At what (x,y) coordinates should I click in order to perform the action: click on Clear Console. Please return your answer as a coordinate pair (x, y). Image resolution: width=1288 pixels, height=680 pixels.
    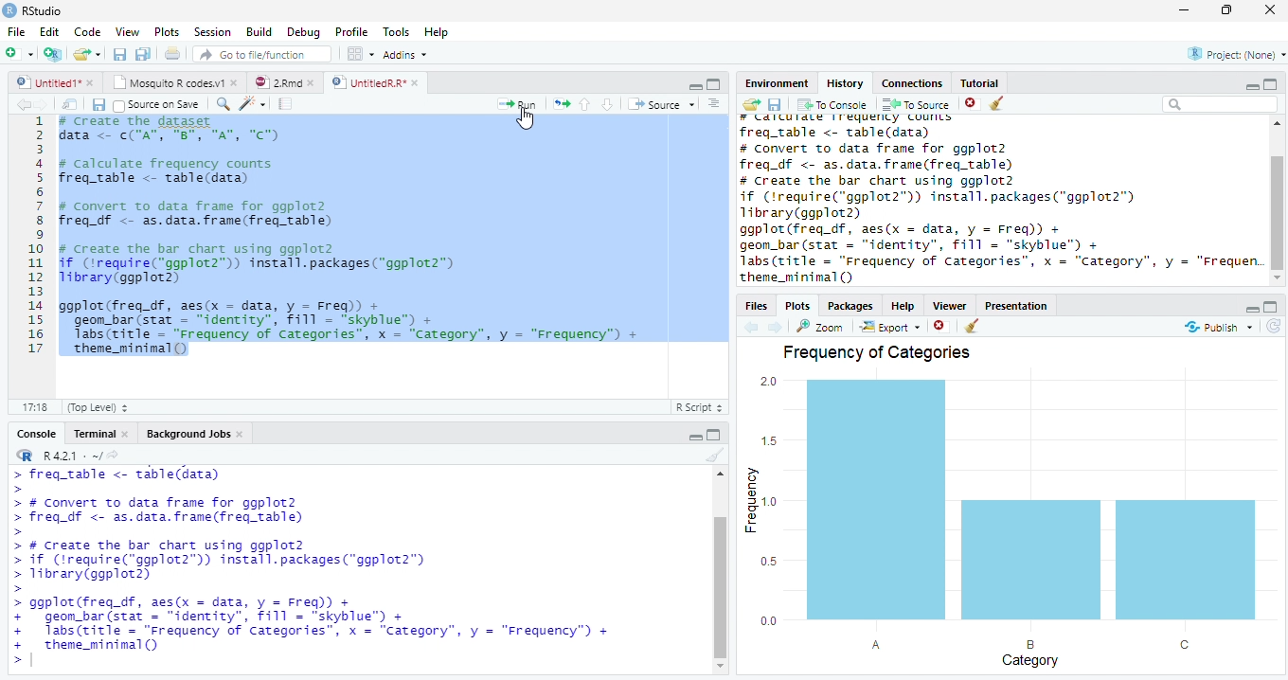
    Looking at the image, I should click on (713, 456).